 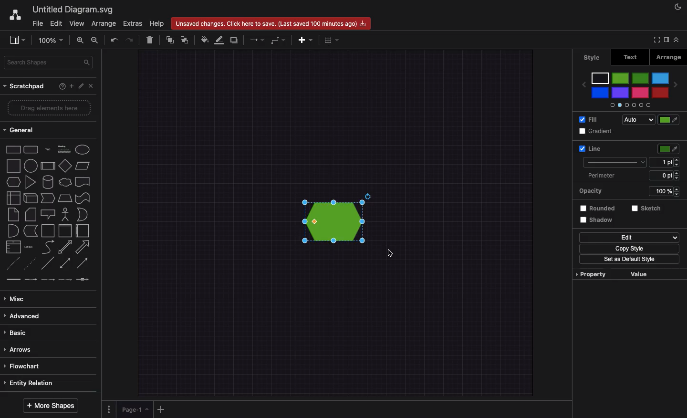 I want to click on Drag elements here, so click(x=51, y=107).